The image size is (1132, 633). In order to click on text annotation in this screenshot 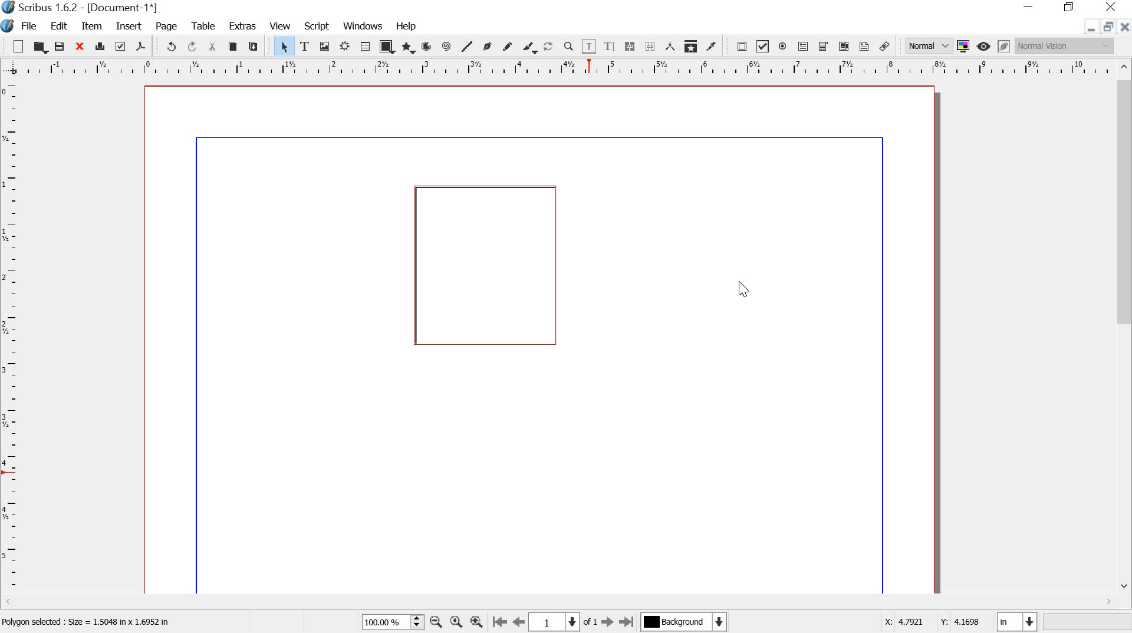, I will do `click(864, 47)`.